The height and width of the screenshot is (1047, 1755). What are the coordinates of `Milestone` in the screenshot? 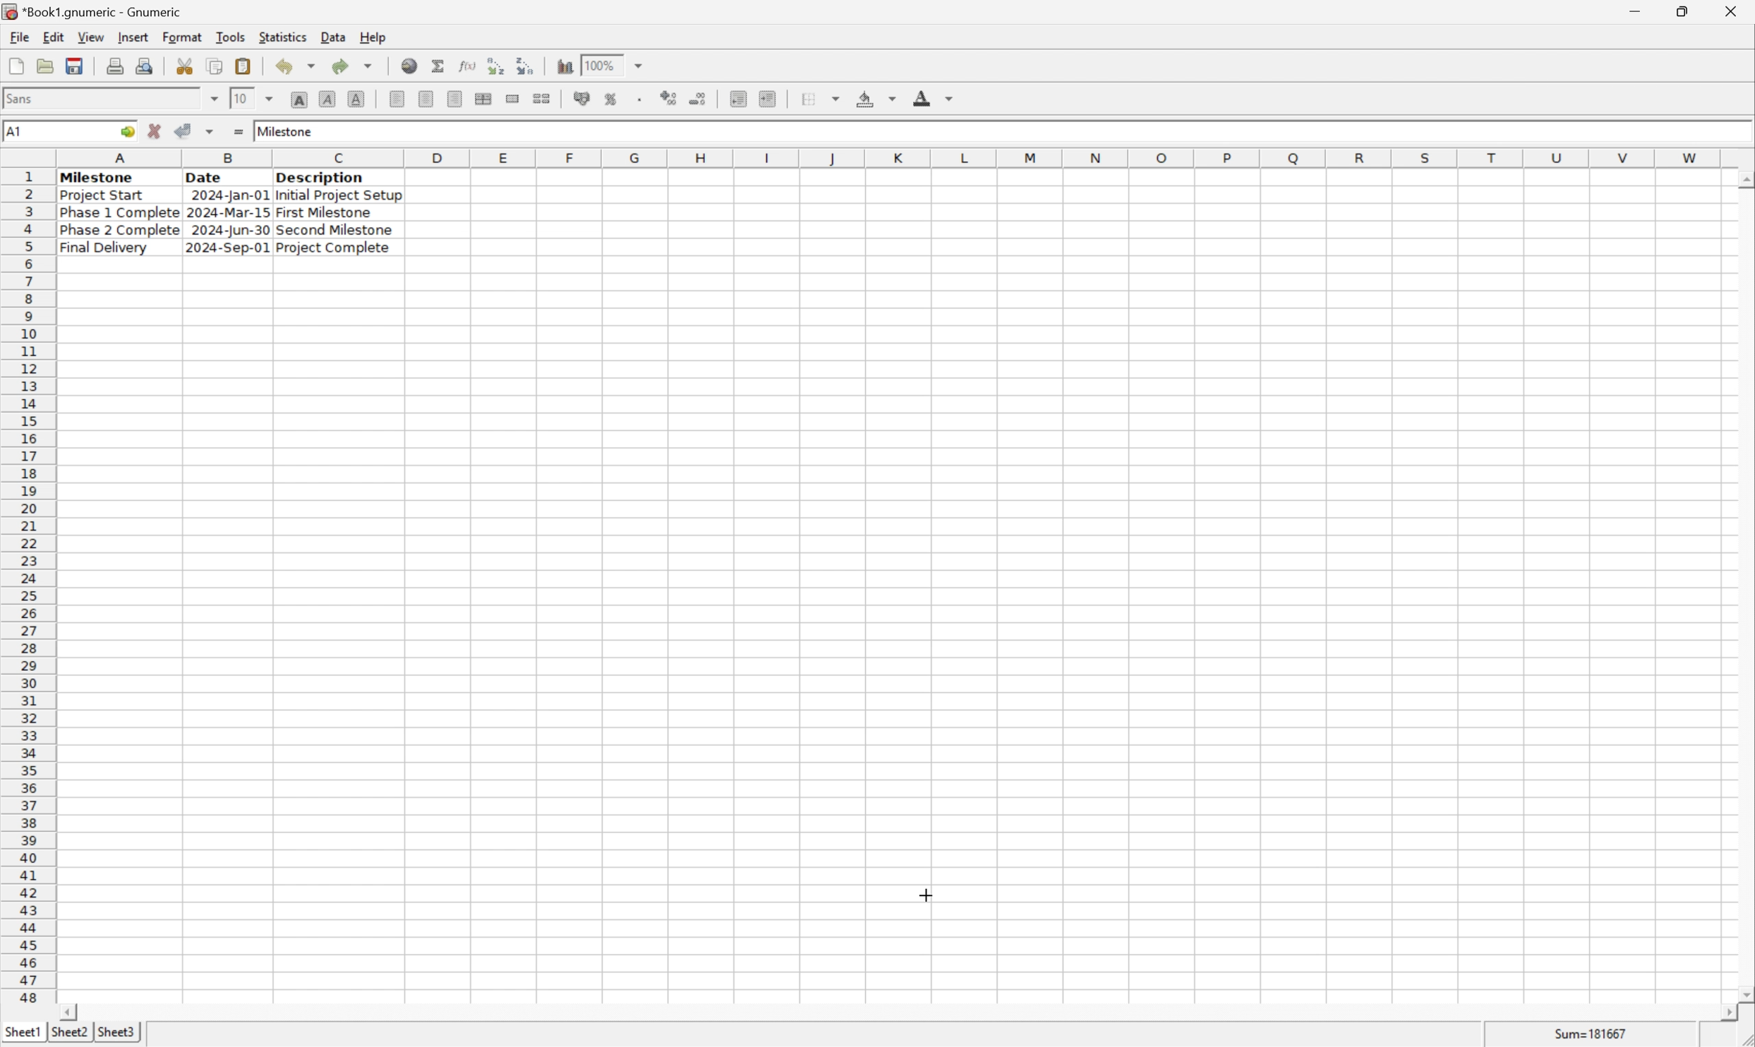 It's located at (287, 129).